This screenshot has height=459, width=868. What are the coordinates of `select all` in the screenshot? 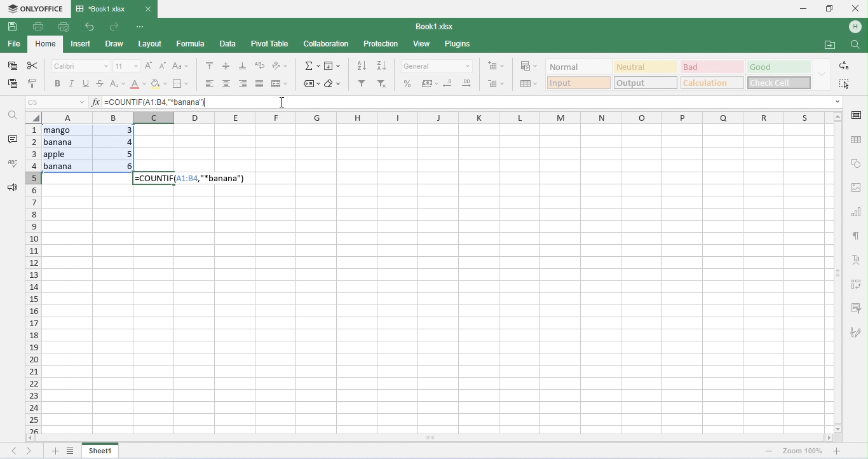 It's located at (846, 84).